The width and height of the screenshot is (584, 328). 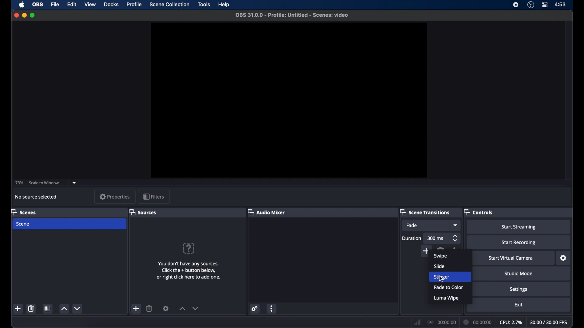 I want to click on control center, so click(x=545, y=5).